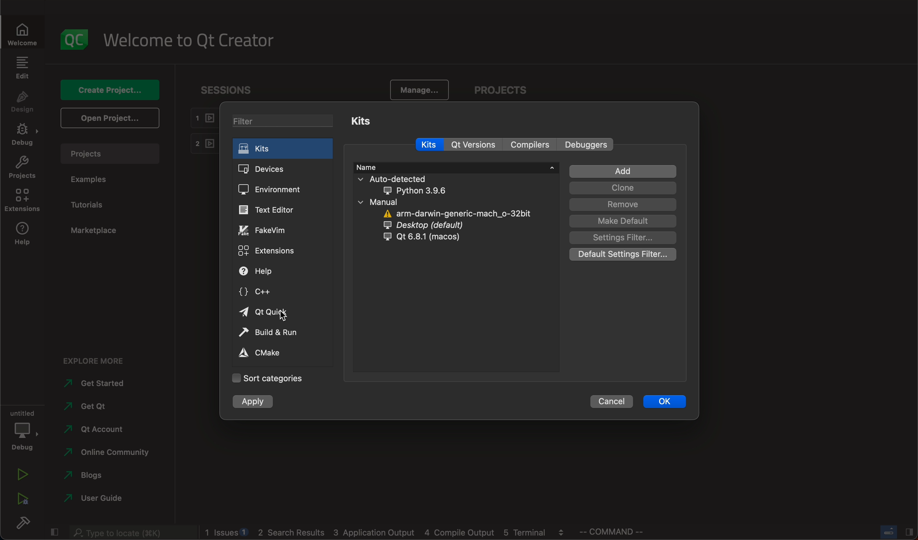 The height and width of the screenshot is (540, 918). Describe the element at coordinates (262, 402) in the screenshot. I see `apply` at that location.